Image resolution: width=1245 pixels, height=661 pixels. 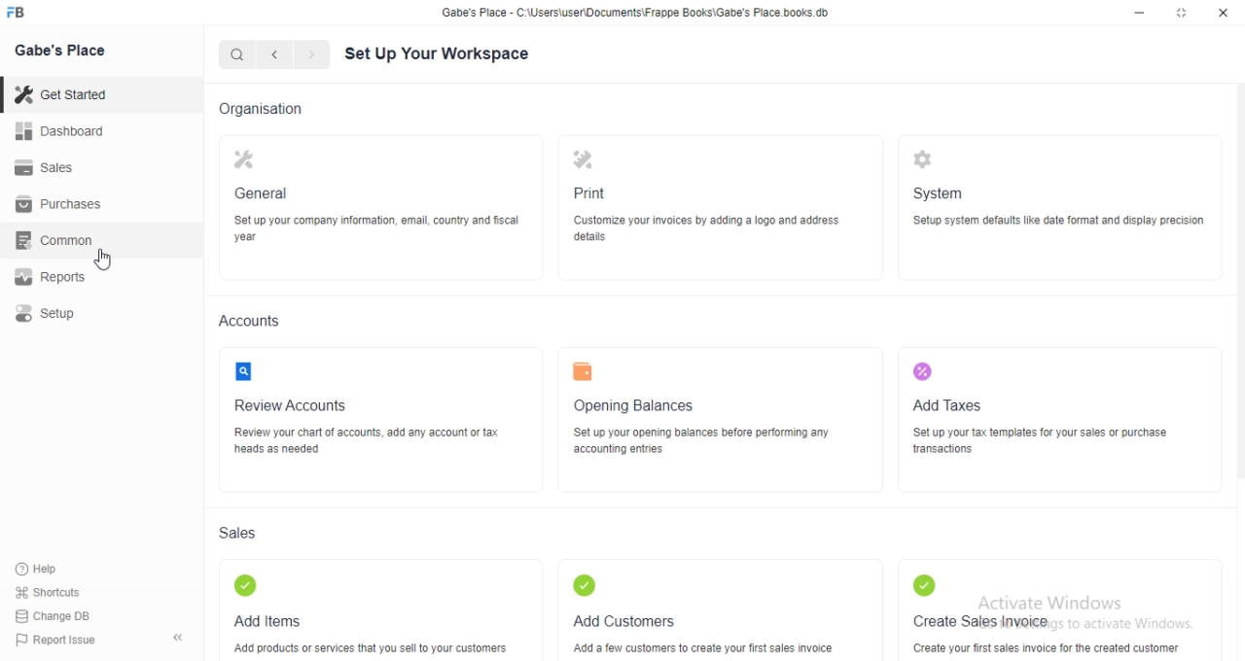 What do you see at coordinates (952, 406) in the screenshot?
I see `Add Taxes` at bounding box center [952, 406].